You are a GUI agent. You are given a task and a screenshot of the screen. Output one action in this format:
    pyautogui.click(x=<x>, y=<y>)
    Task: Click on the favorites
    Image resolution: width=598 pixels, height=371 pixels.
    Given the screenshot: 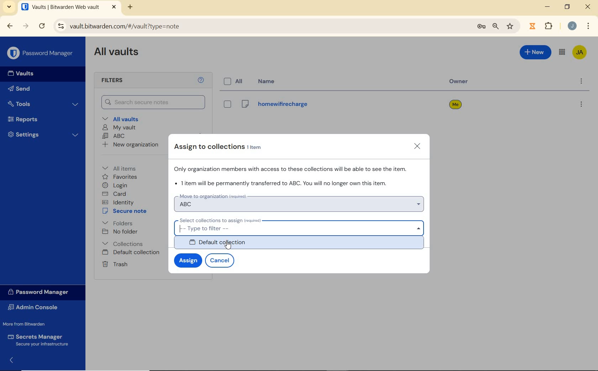 What is the action you would take?
    pyautogui.click(x=120, y=177)
    